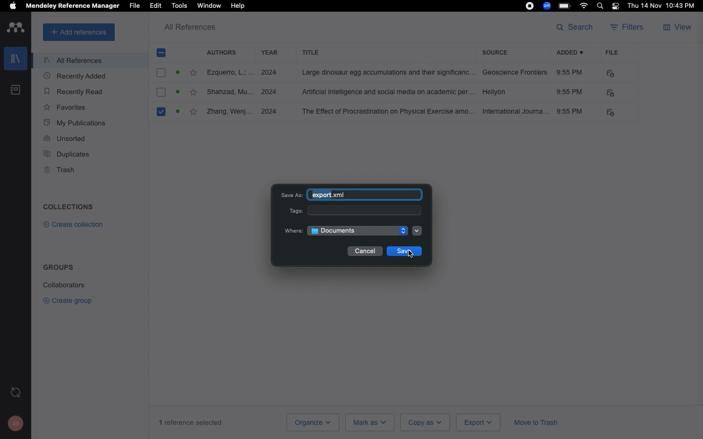  I want to click on Add references, so click(79, 32).